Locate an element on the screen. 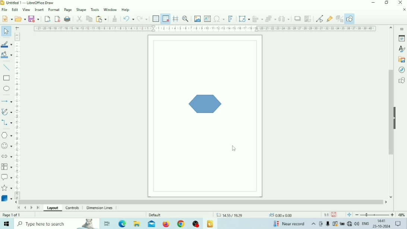  Insert Special Characters is located at coordinates (219, 19).